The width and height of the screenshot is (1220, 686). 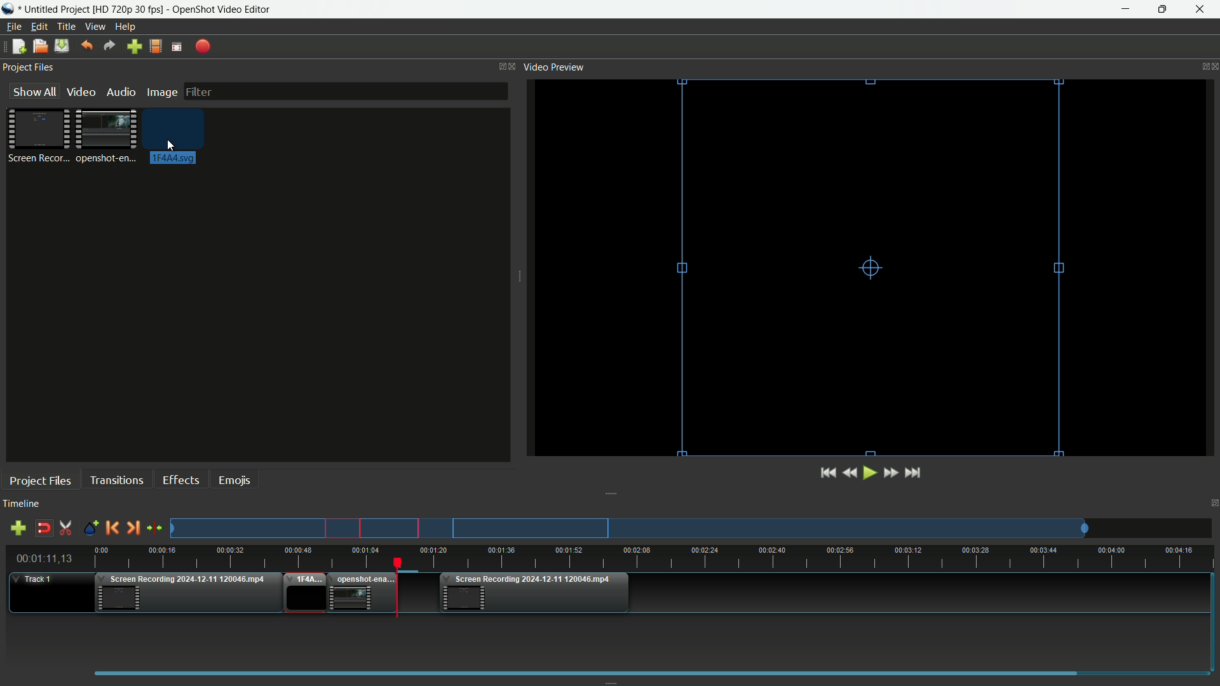 I want to click on minimize, so click(x=1130, y=10).